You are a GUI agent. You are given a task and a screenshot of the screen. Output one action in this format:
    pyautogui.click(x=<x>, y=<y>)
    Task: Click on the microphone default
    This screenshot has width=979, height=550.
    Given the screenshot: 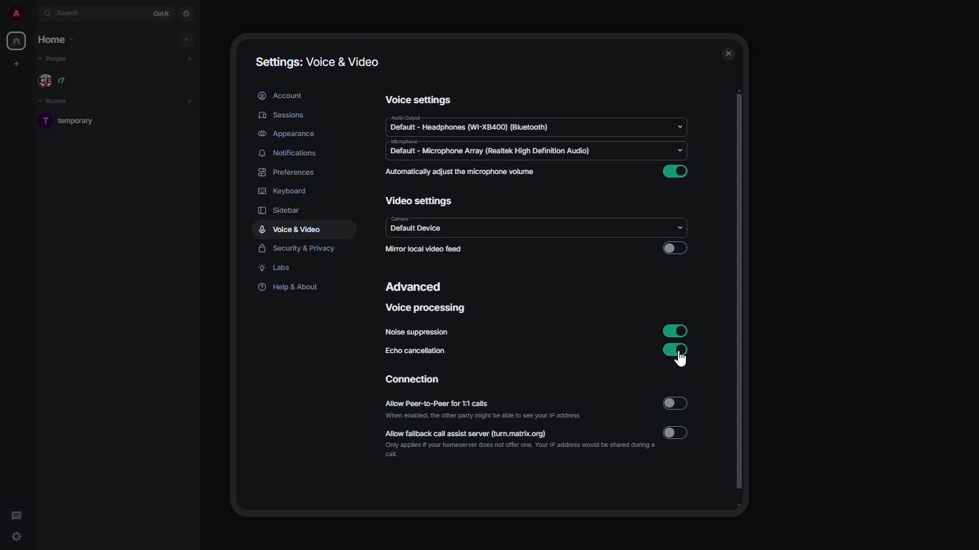 What is the action you would take?
    pyautogui.click(x=491, y=149)
    